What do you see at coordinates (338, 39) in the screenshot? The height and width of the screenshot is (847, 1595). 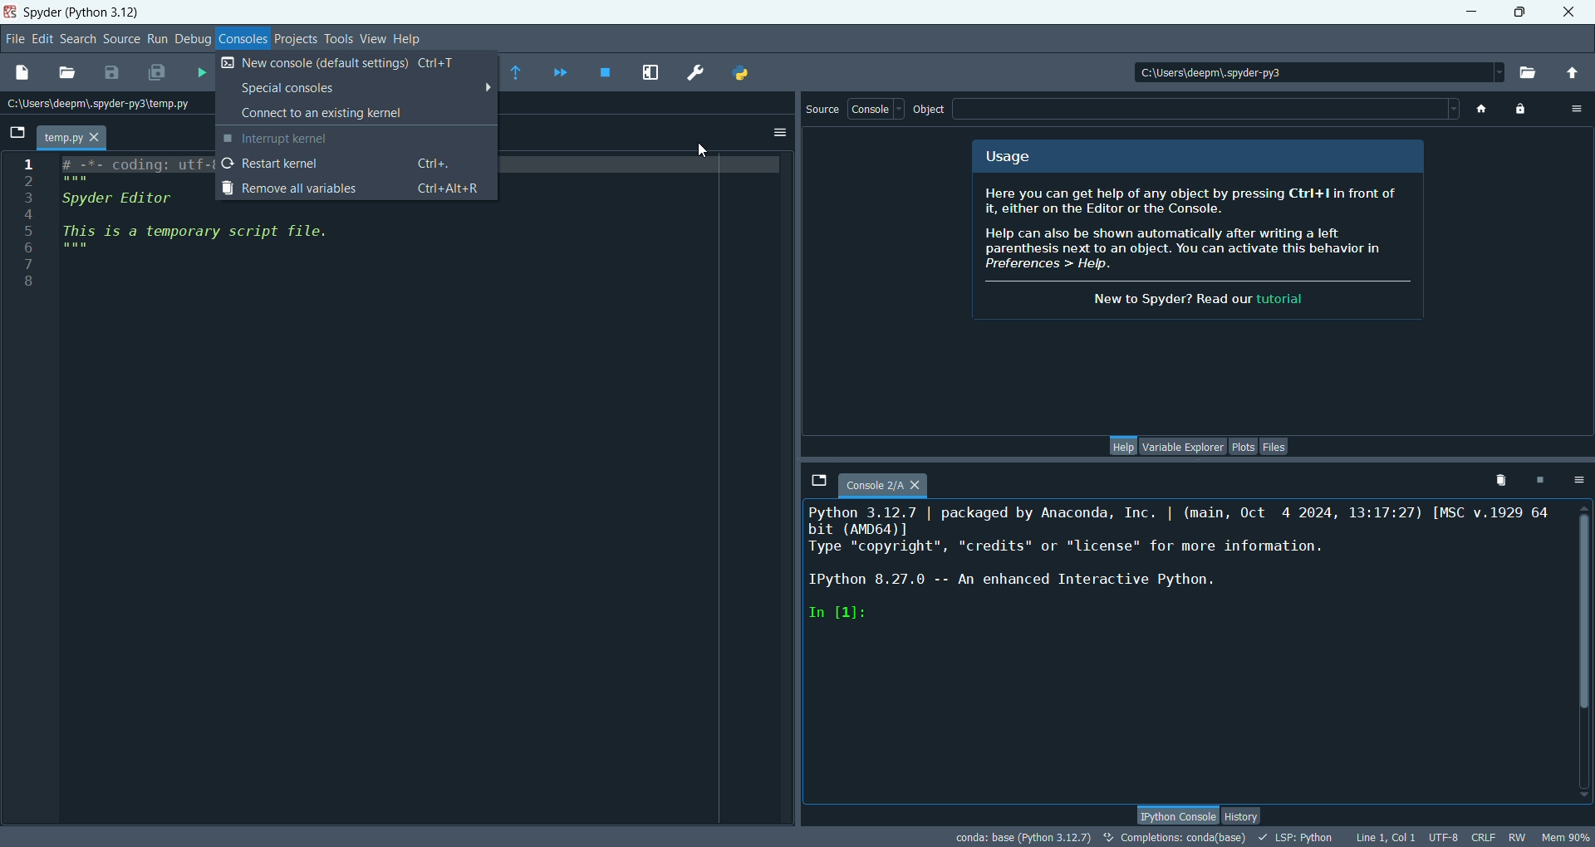 I see `tools` at bounding box center [338, 39].